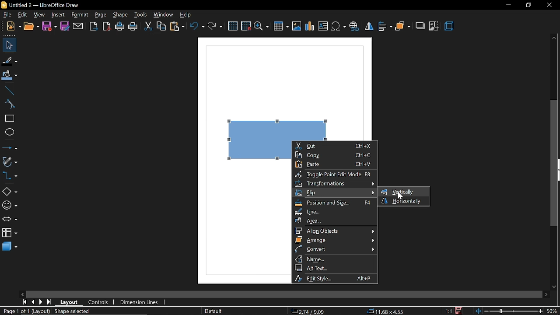 The height and width of the screenshot is (315, 560). Describe the element at coordinates (100, 302) in the screenshot. I see `controls` at that location.